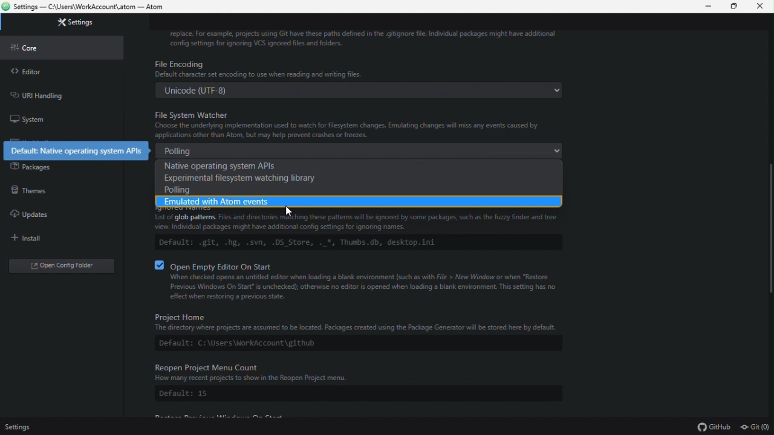 This screenshot has height=435, width=774. Describe the element at coordinates (57, 238) in the screenshot. I see `Install` at that location.